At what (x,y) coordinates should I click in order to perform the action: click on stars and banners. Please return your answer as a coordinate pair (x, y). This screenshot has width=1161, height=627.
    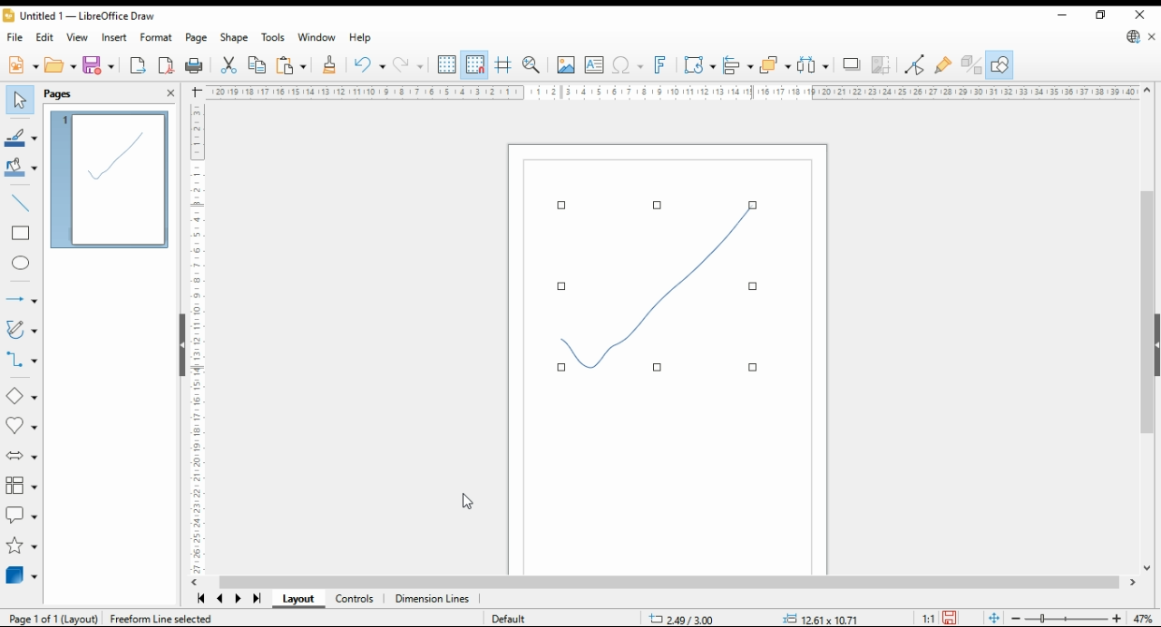
    Looking at the image, I should click on (22, 545).